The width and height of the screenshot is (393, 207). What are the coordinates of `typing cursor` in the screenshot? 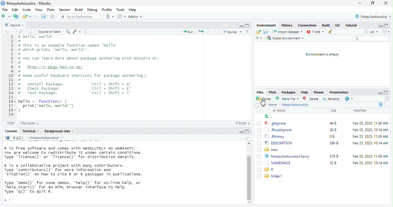 It's located at (9, 200).